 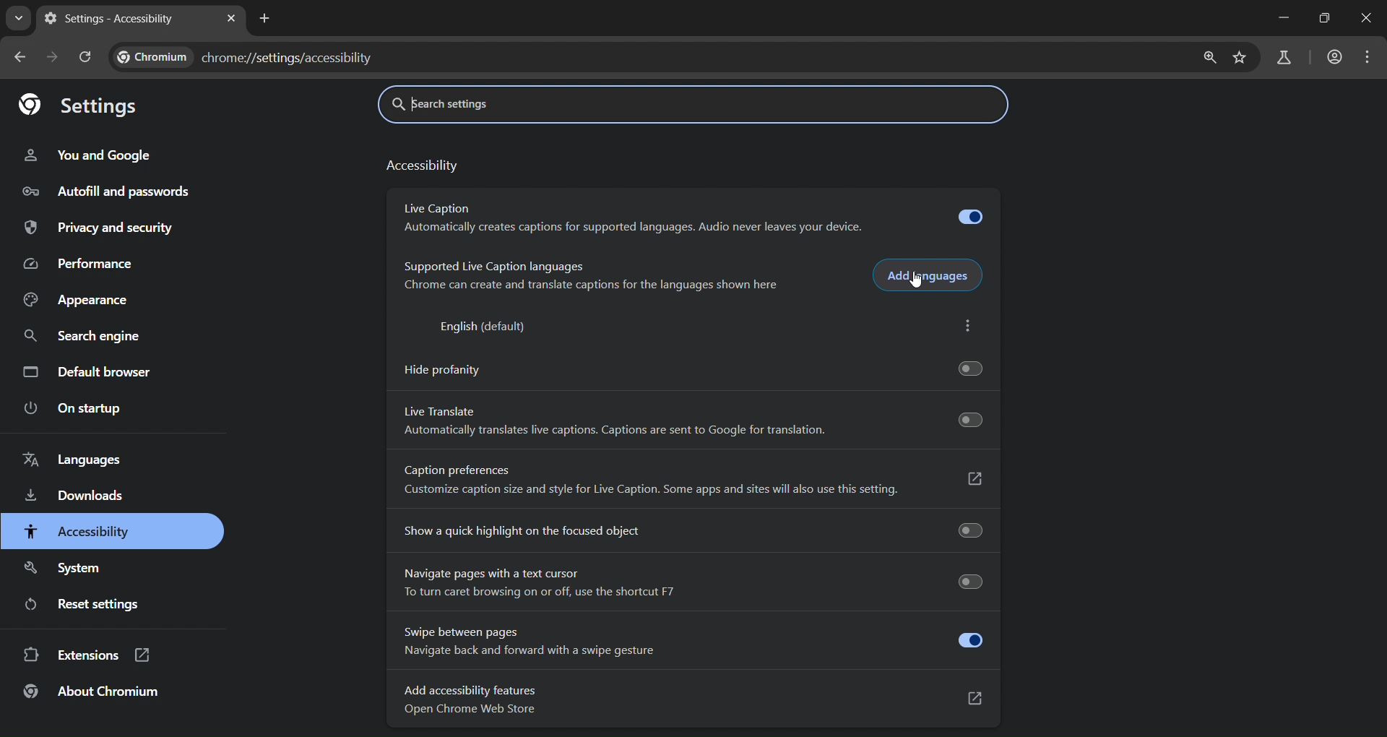 I want to click on extensions, so click(x=85, y=656).